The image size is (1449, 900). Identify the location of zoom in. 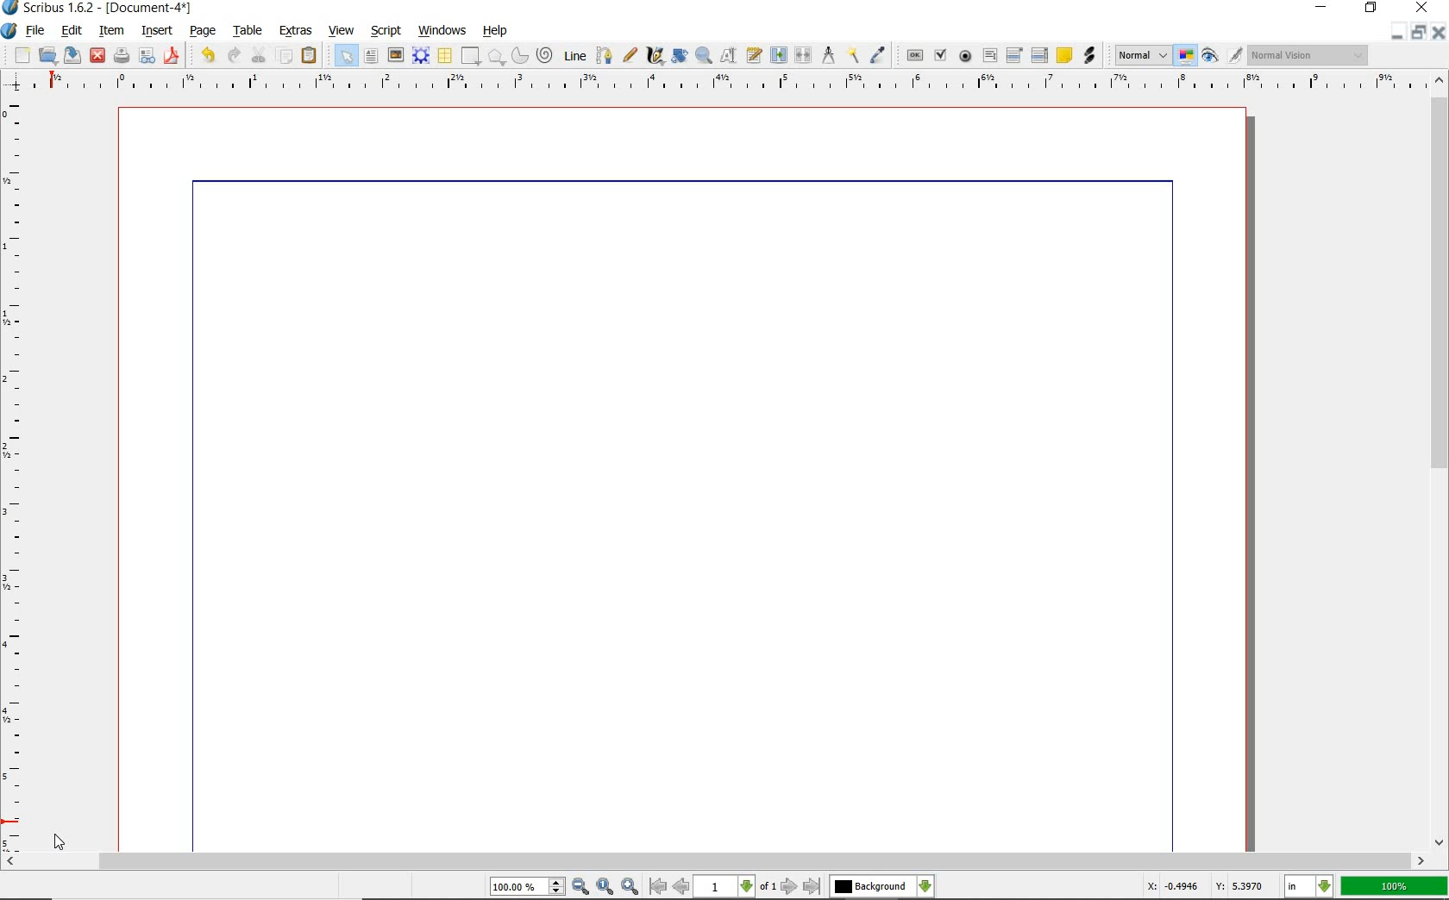
(630, 885).